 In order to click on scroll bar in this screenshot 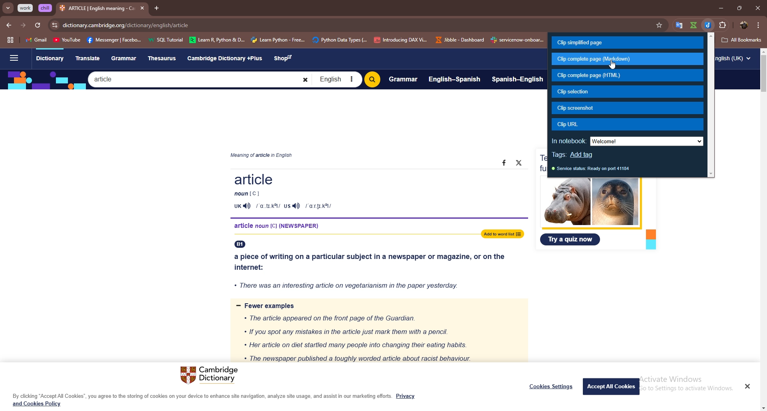, I will do `click(764, 75)`.